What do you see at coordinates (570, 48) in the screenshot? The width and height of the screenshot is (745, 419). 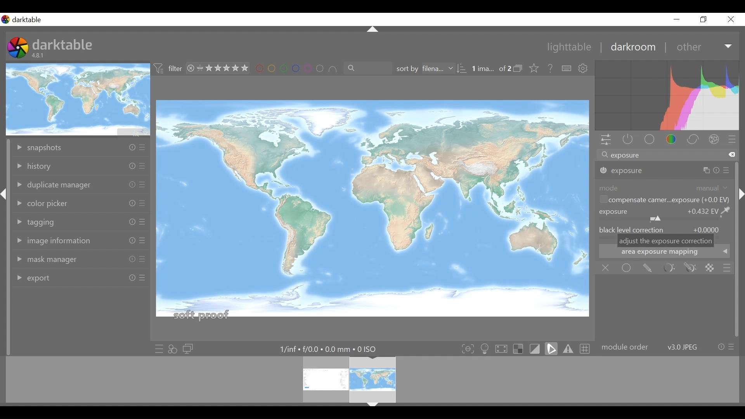 I see `lighttable` at bounding box center [570, 48].